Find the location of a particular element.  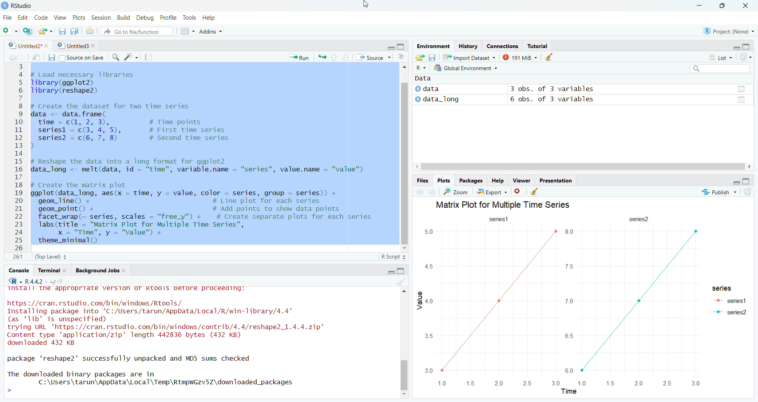

Packages is located at coordinates (470, 181).